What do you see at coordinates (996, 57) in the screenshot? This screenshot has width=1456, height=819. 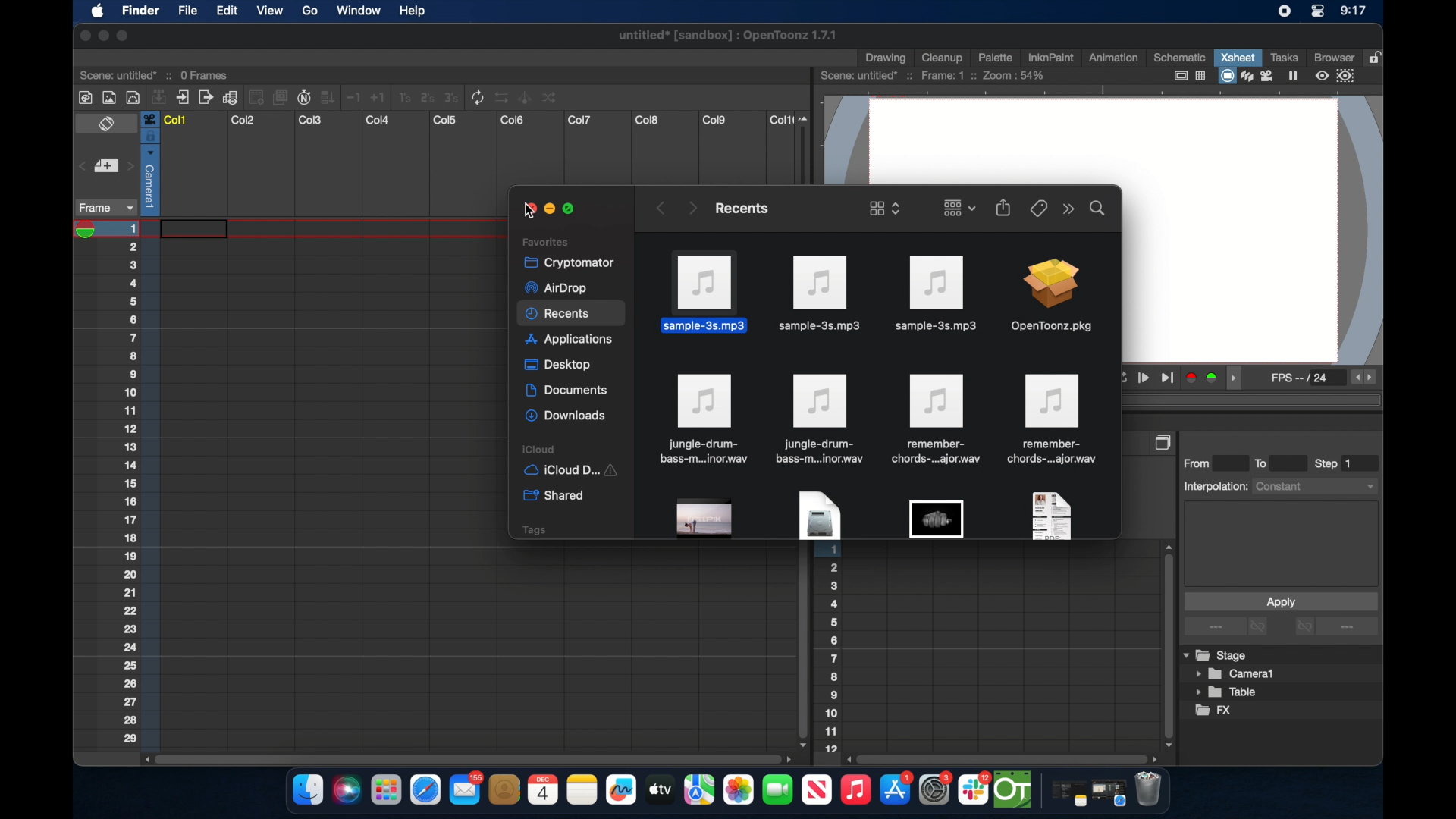 I see `palette` at bounding box center [996, 57].